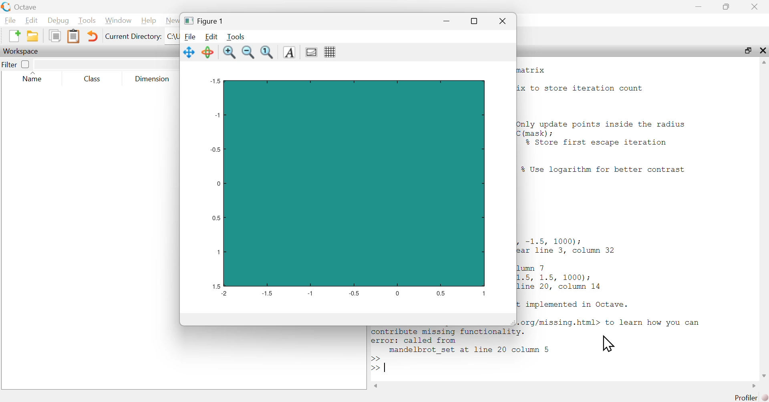  I want to click on Scrollbar left, so click(376, 385).